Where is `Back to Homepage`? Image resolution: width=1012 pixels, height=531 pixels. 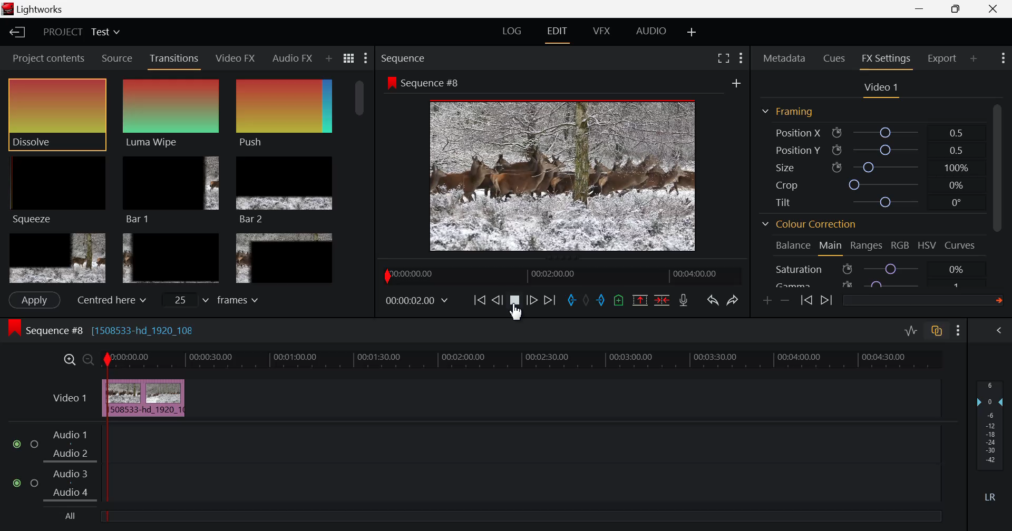 Back to Homepage is located at coordinates (14, 33).